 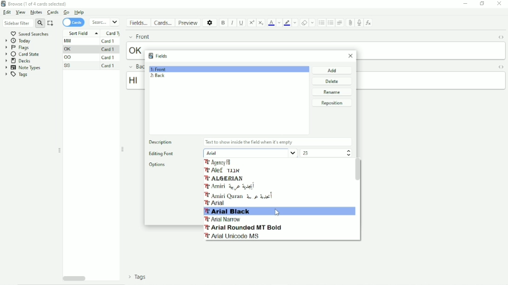 I want to click on Ordered list, so click(x=331, y=23).